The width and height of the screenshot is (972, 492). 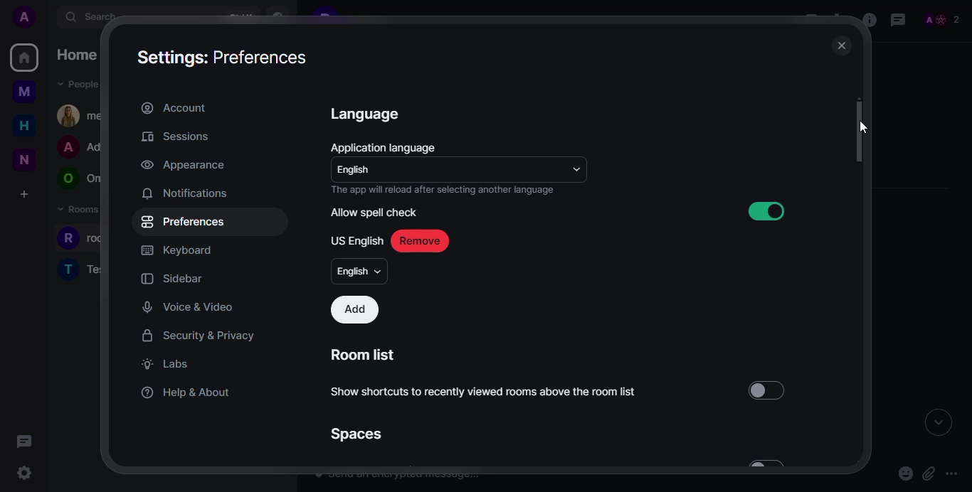 I want to click on cursor, so click(x=33, y=476).